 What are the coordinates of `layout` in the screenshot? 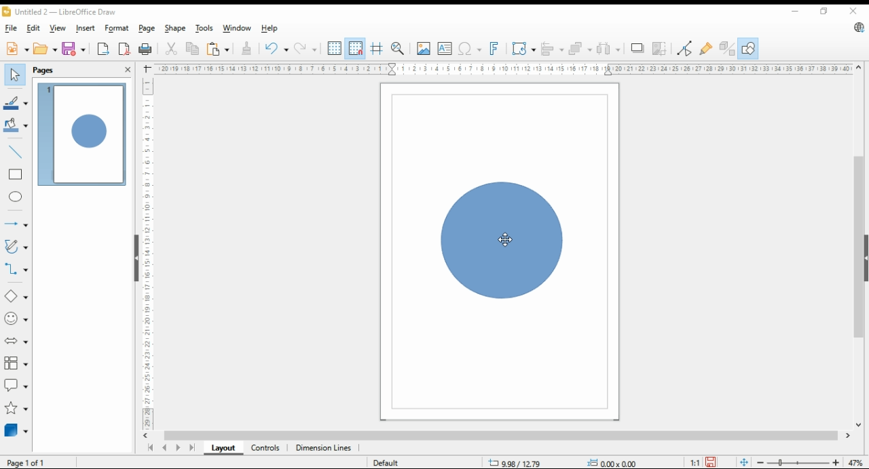 It's located at (223, 448).